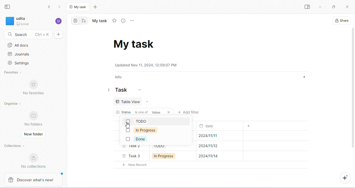 The image size is (355, 188). What do you see at coordinates (128, 121) in the screenshot?
I see `checkbox` at bounding box center [128, 121].